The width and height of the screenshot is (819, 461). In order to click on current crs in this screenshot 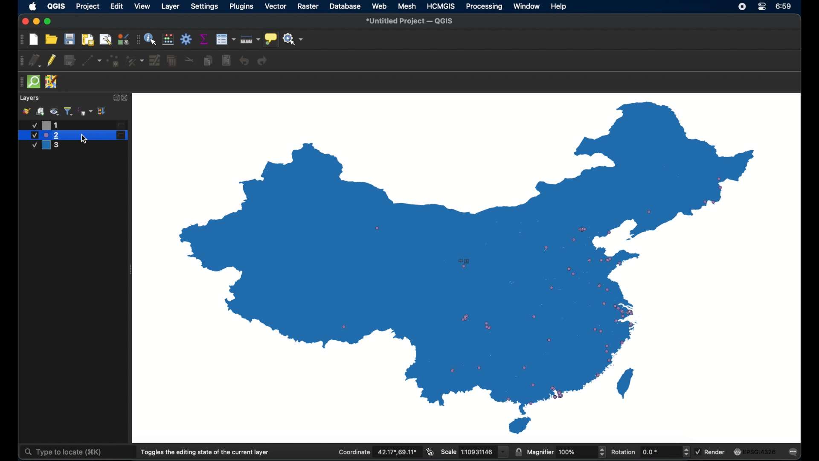, I will do `click(755, 451)`.